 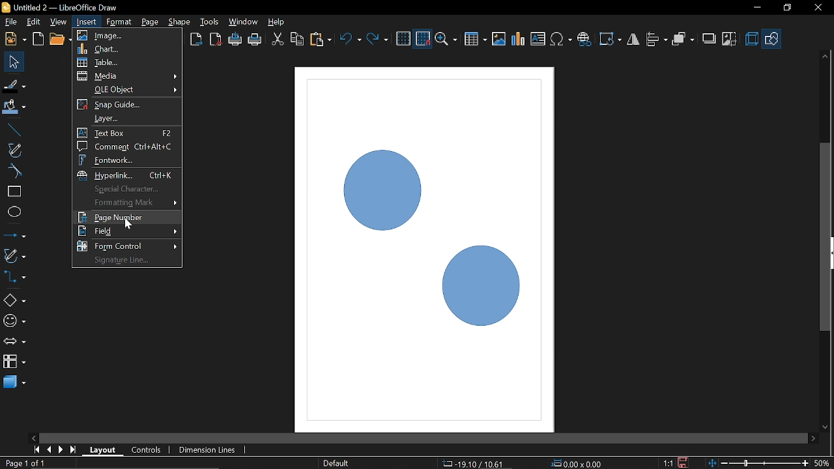 What do you see at coordinates (755, 8) in the screenshot?
I see `Minimize` at bounding box center [755, 8].